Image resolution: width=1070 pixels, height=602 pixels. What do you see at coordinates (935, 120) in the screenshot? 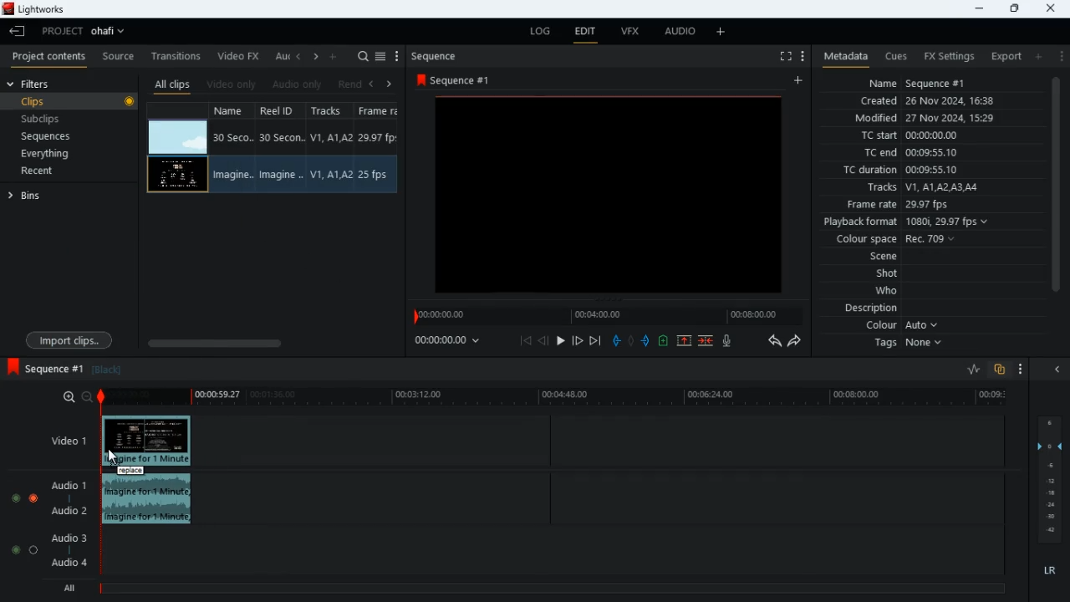
I see `modified` at bounding box center [935, 120].